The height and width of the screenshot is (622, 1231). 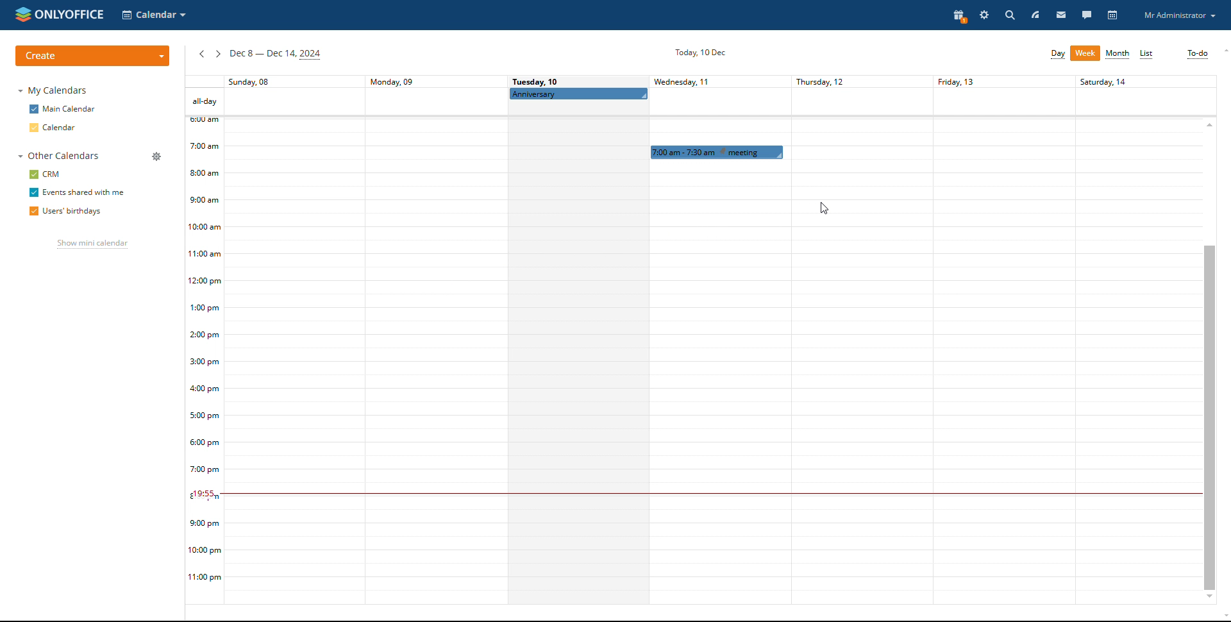 What do you see at coordinates (154, 15) in the screenshot?
I see `select application` at bounding box center [154, 15].